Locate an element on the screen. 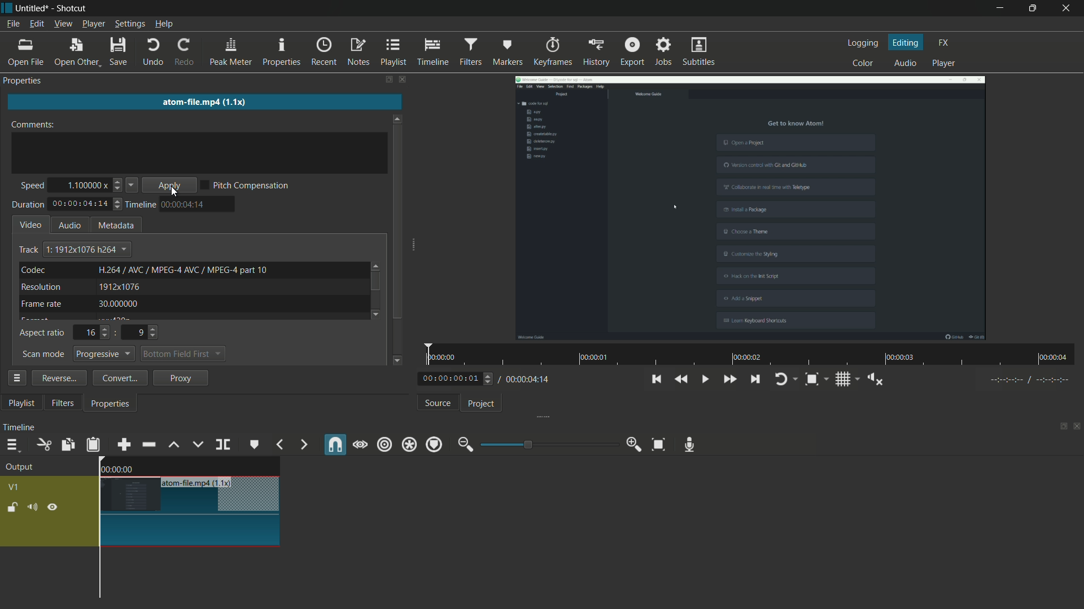  time is located at coordinates (121, 467).